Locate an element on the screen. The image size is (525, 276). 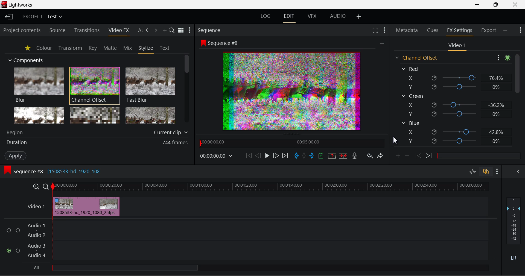
Colour is located at coordinates (44, 48).